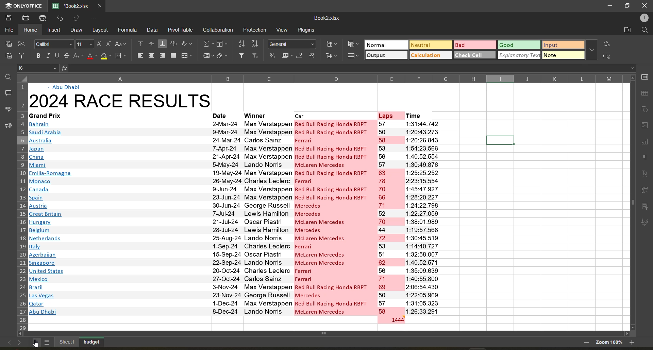 The image size is (653, 350). Describe the element at coordinates (151, 44) in the screenshot. I see `align middle` at that location.